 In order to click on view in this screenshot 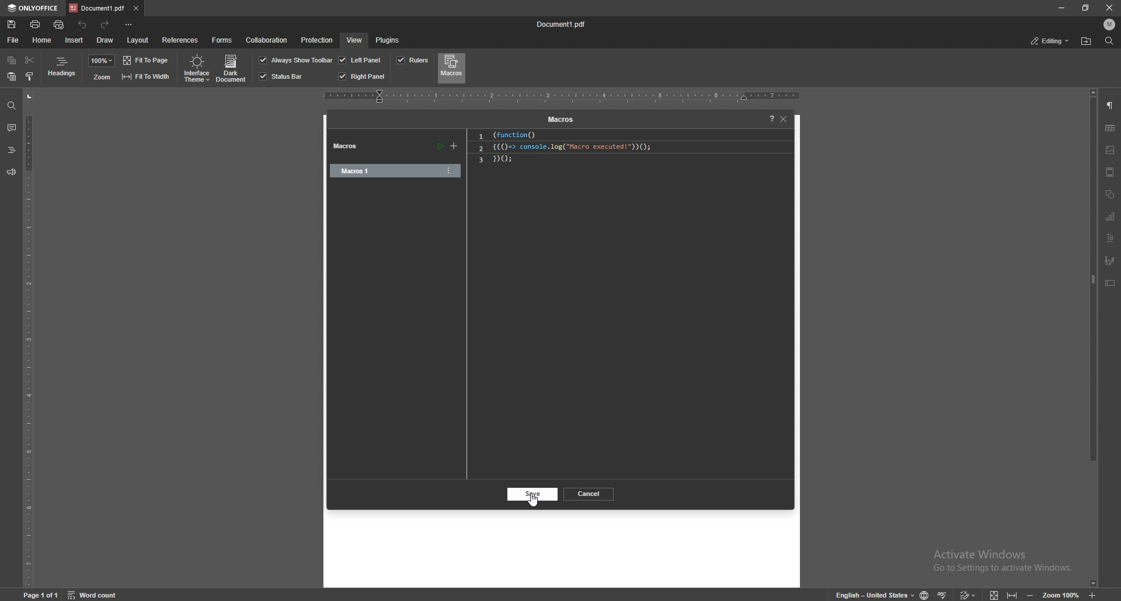, I will do `click(354, 40)`.